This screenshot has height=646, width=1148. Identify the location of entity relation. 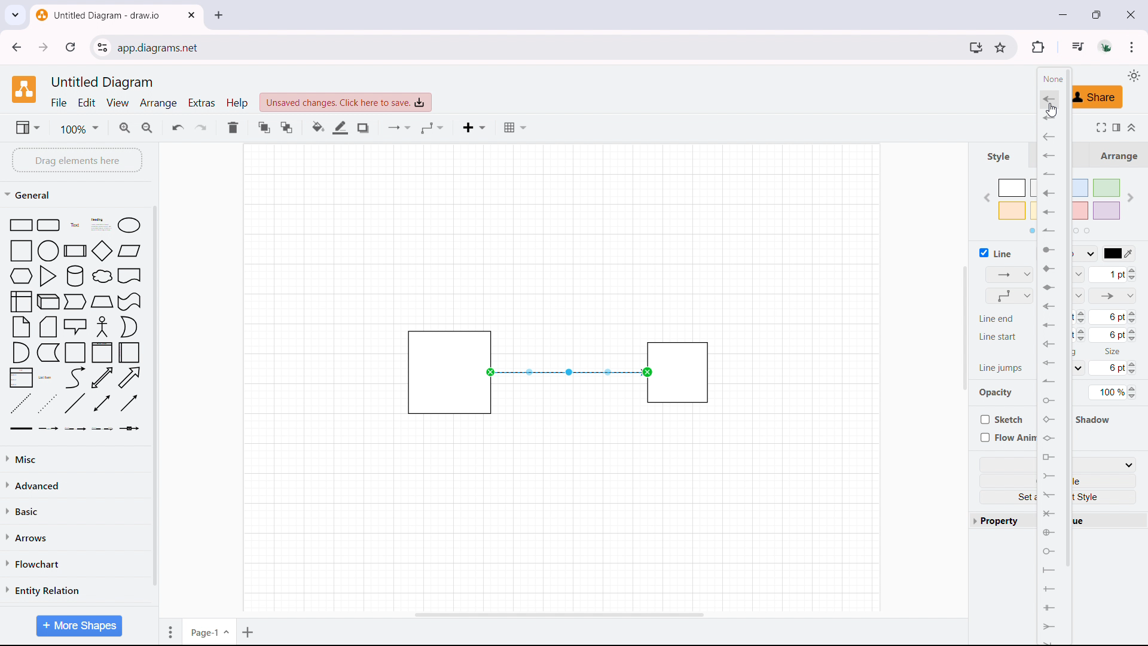
(75, 590).